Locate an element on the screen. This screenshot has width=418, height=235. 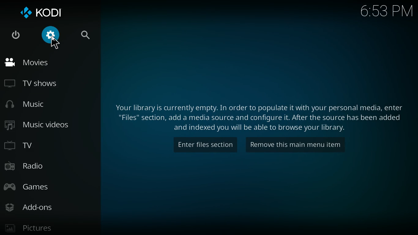
tv is located at coordinates (38, 146).